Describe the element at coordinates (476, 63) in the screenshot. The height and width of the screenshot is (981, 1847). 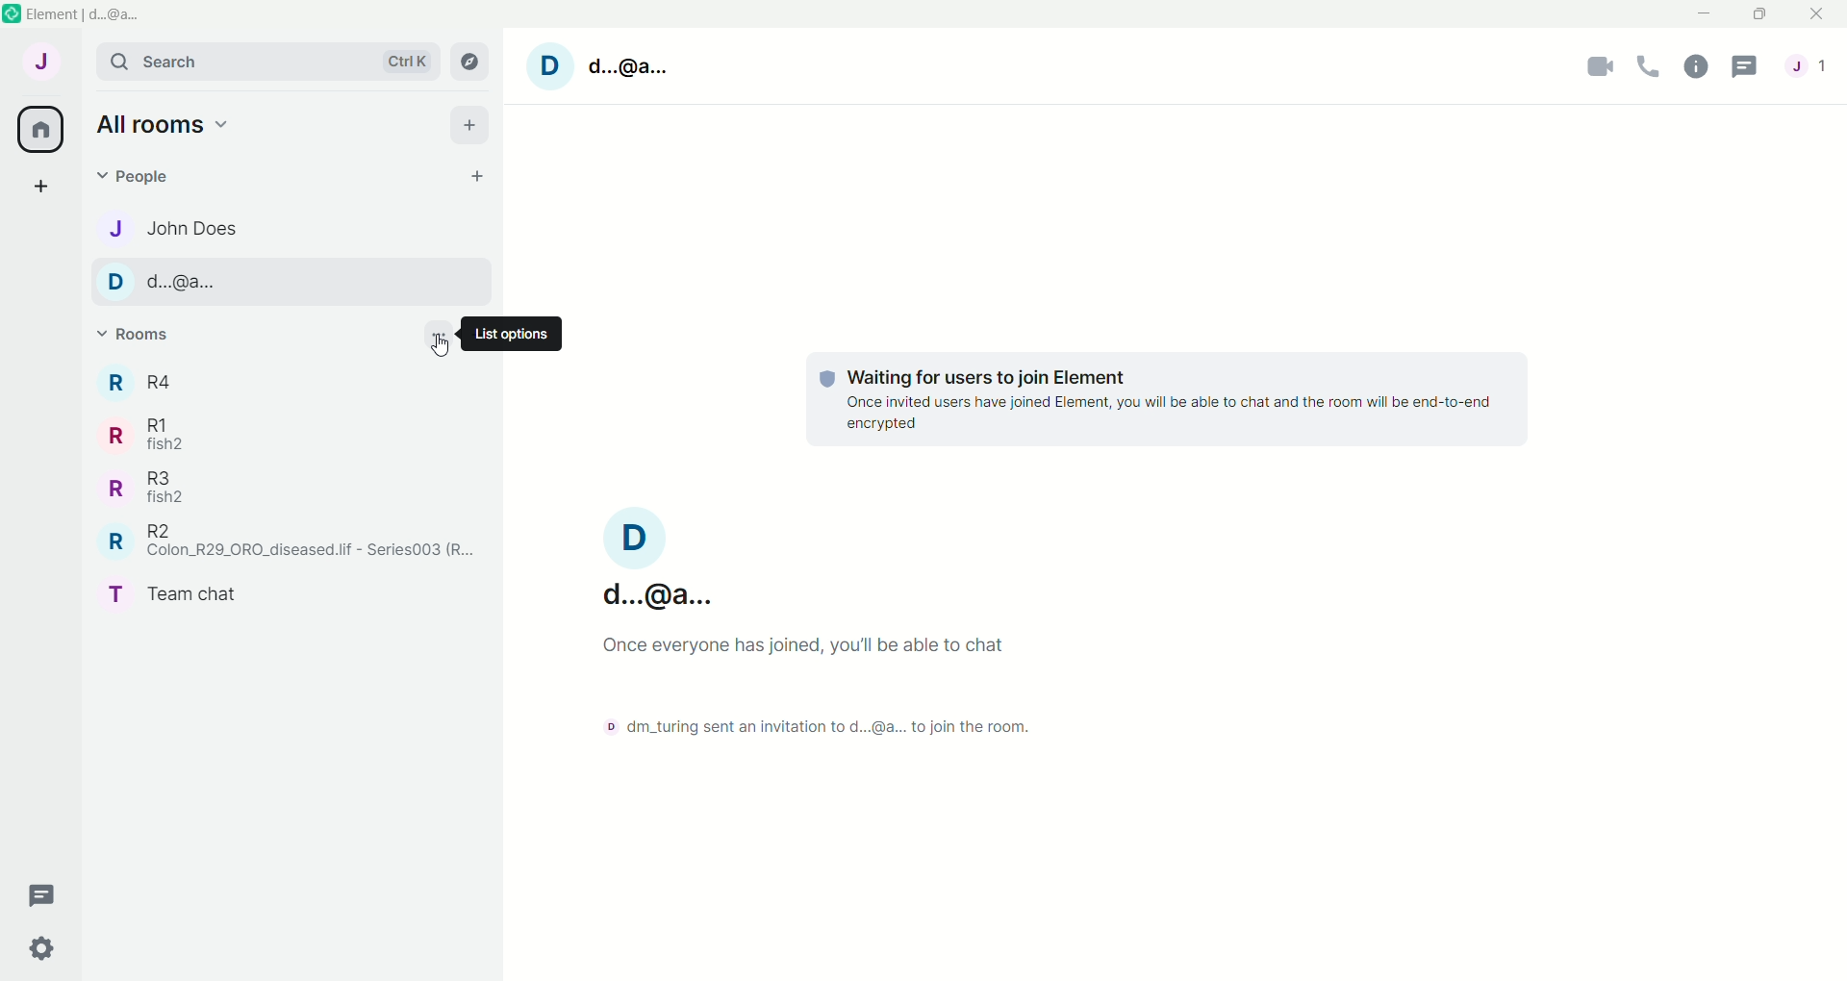
I see `Explore Rooms` at that location.